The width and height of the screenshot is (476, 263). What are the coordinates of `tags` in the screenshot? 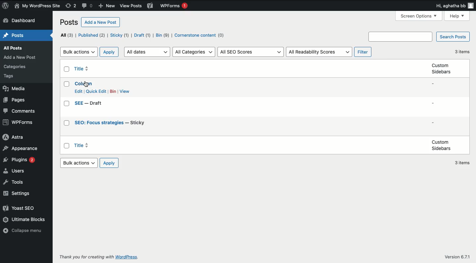 It's located at (11, 76).